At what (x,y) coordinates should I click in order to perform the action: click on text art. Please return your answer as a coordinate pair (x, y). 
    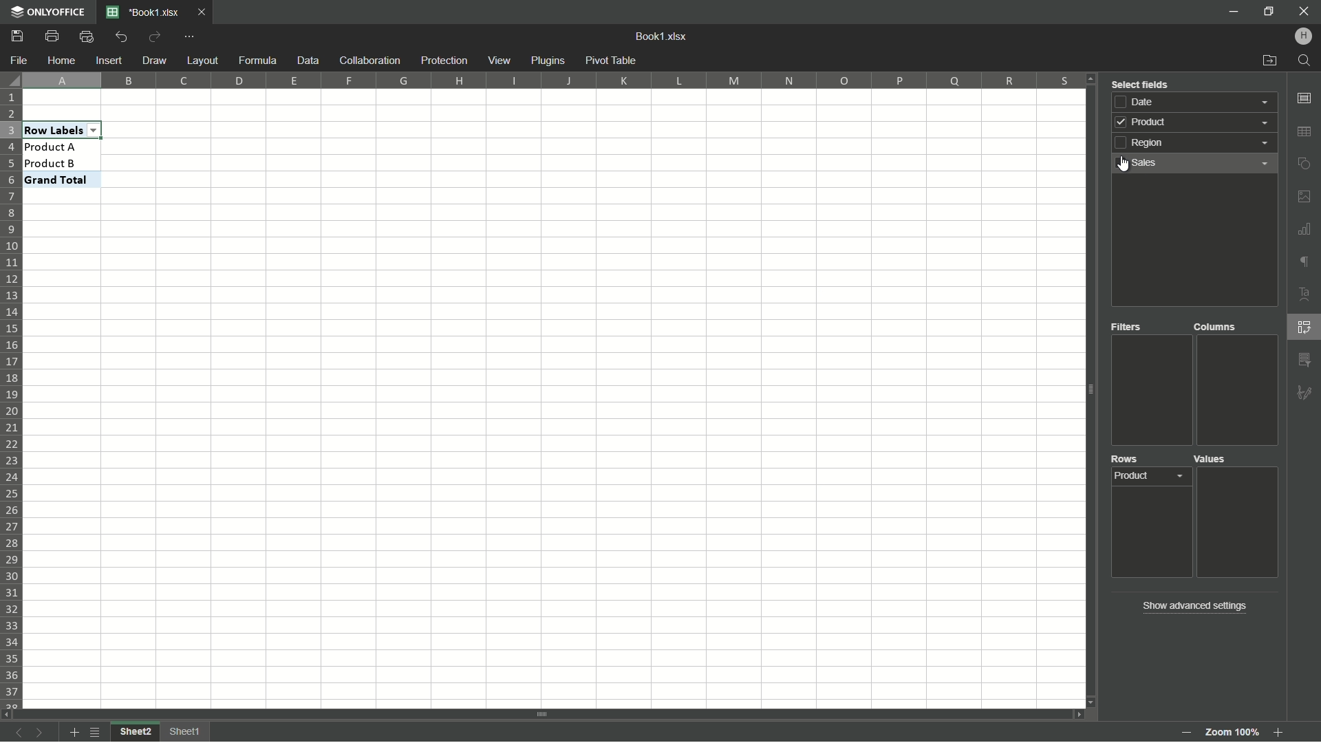
    Looking at the image, I should click on (1305, 294).